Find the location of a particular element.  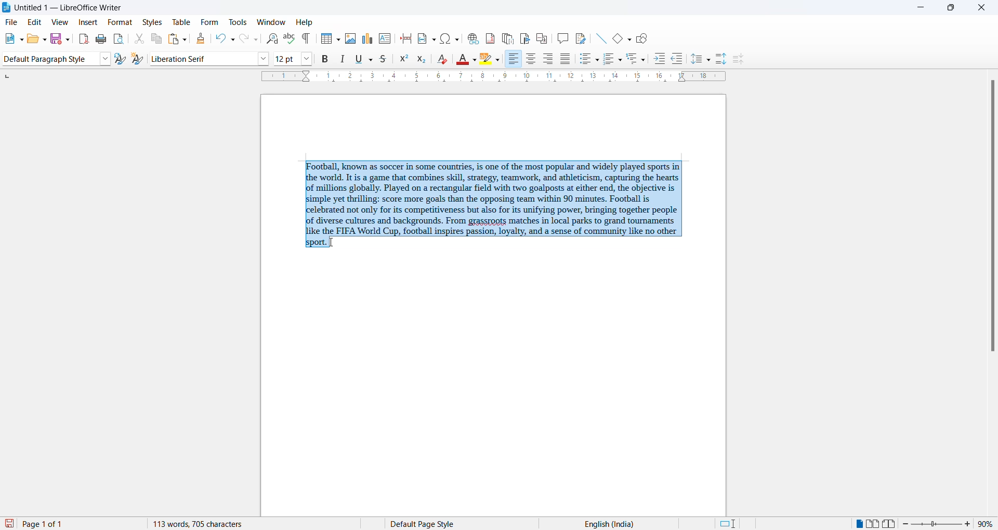

tools is located at coordinates (236, 21).